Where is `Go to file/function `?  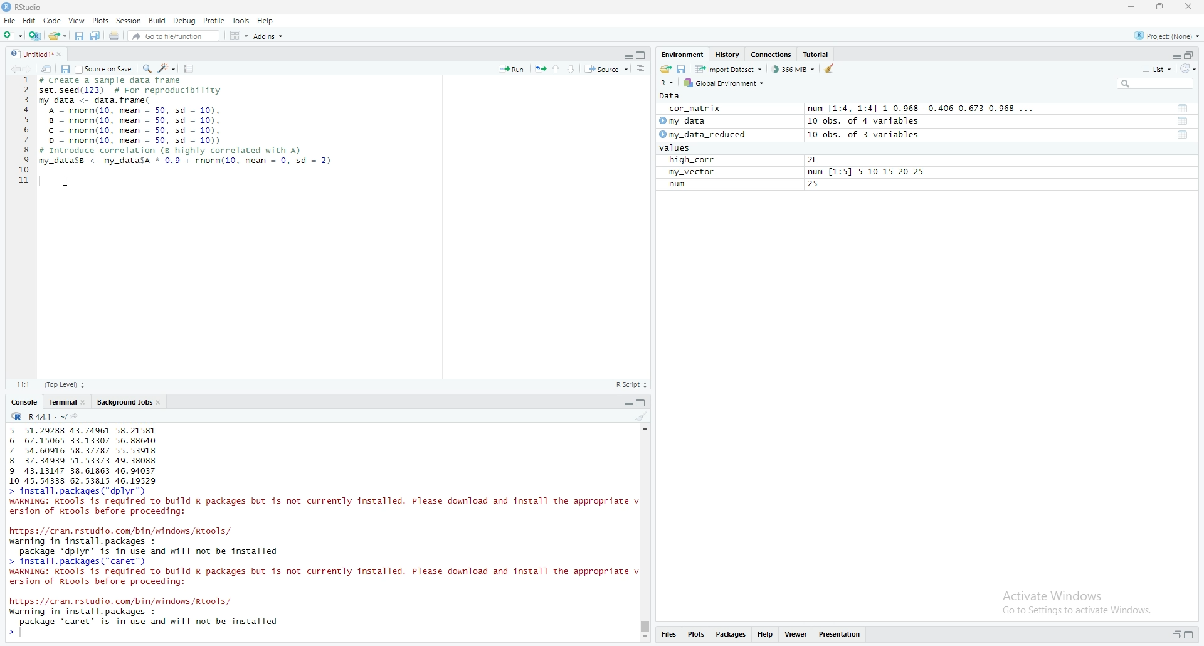
Go to file/function  is located at coordinates (176, 36).